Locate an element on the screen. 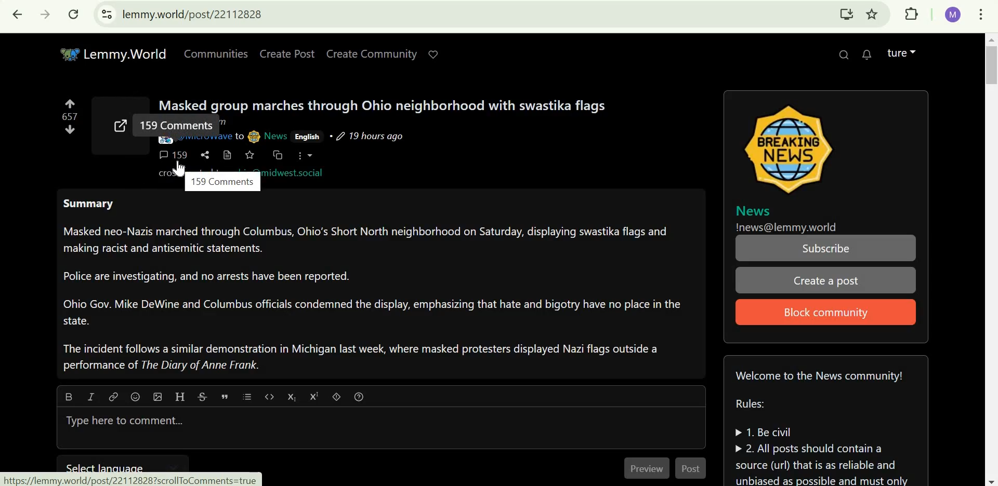 This screenshot has height=486, width=998. view source is located at coordinates (228, 154).